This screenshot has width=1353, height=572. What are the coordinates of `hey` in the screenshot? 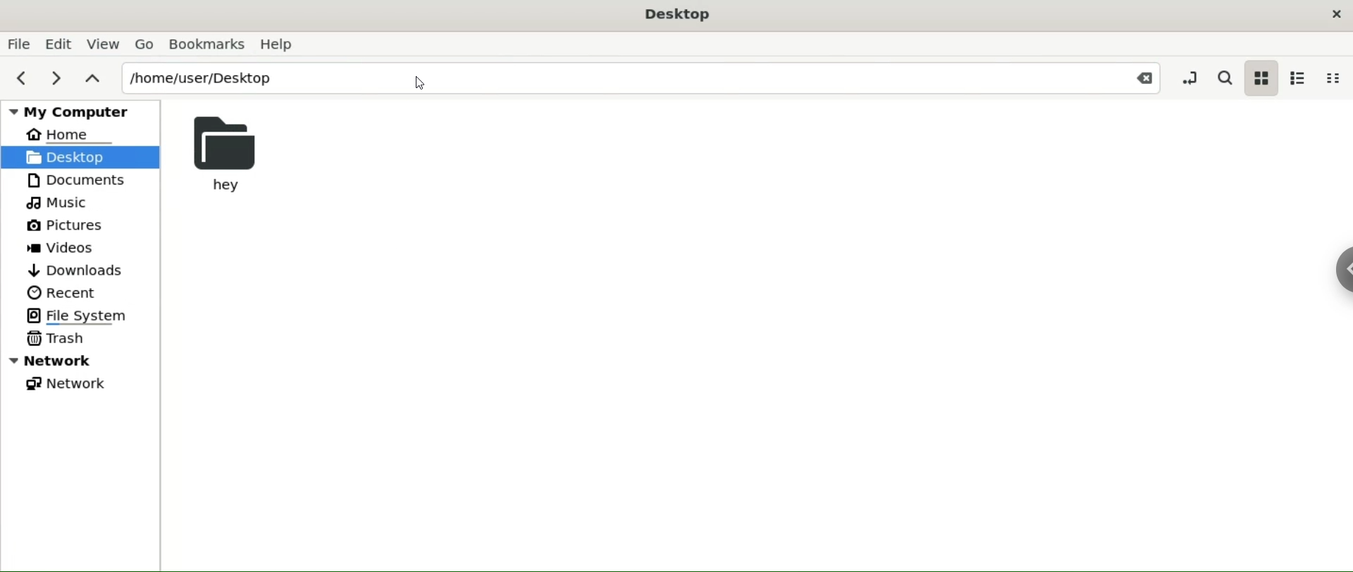 It's located at (230, 153).